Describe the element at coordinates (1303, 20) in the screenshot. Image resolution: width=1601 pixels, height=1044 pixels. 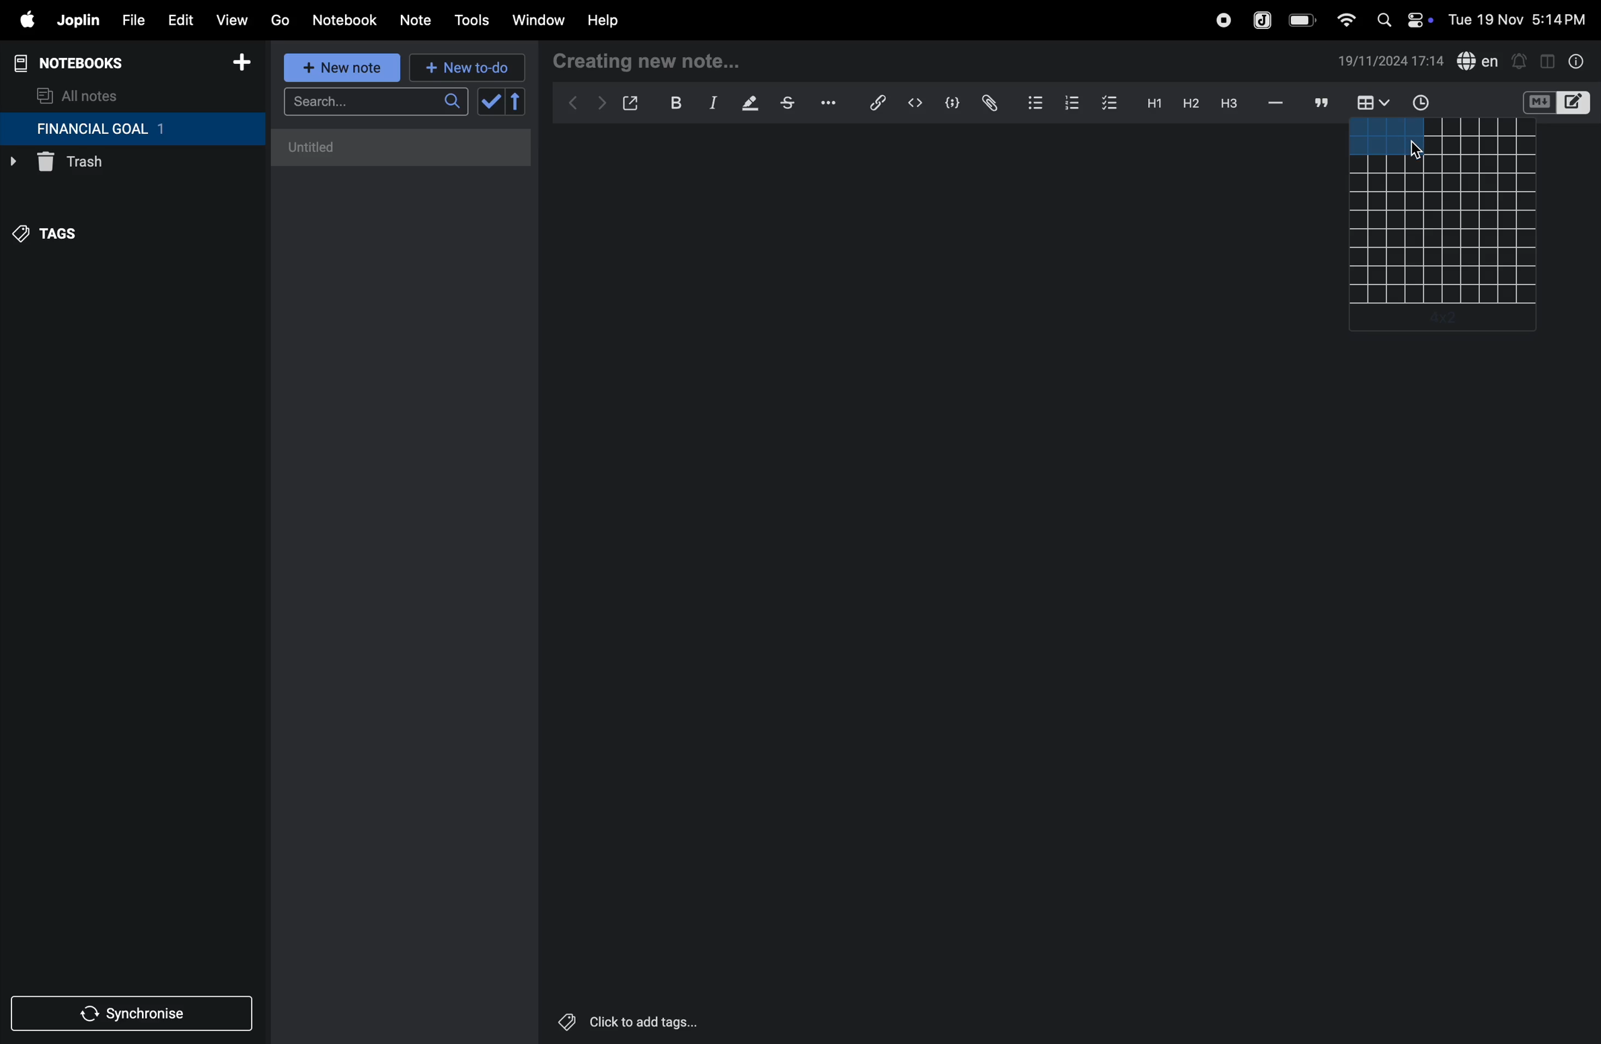
I see `battery` at that location.